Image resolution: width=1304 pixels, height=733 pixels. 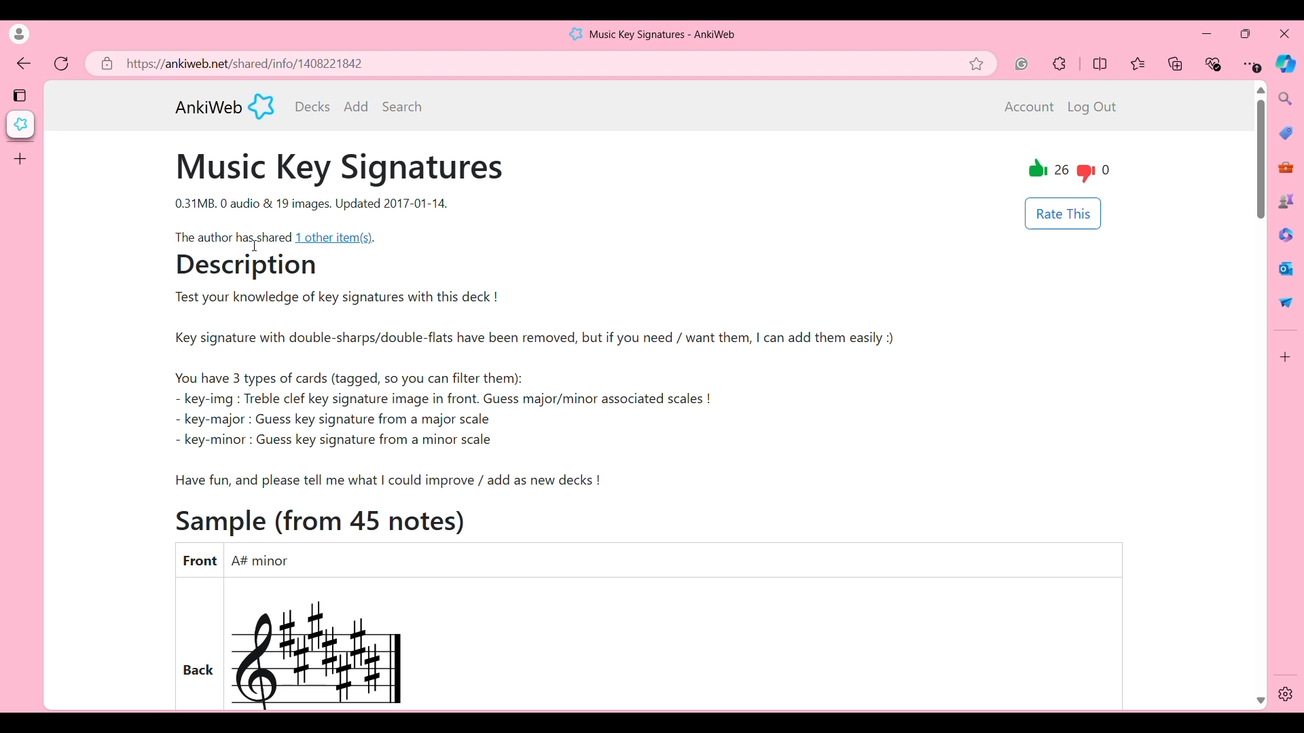 I want to click on https://ankiweb.net/shared/info/1408221842, so click(x=246, y=64).